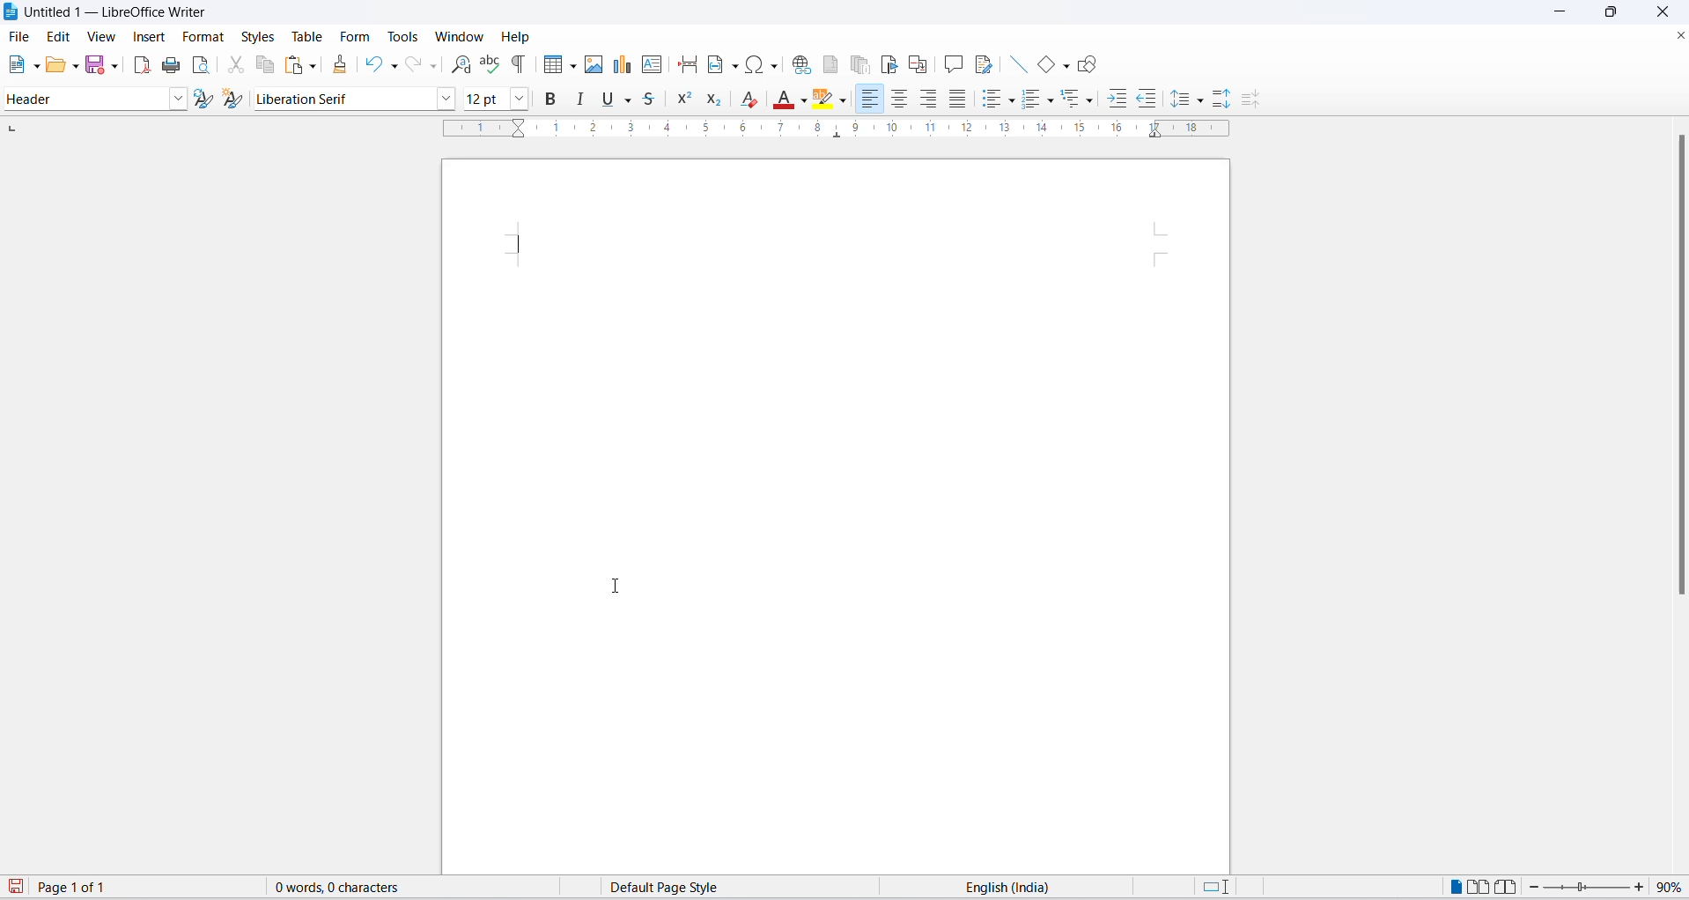 Image resolution: width=1689 pixels, height=900 pixels. I want to click on line, so click(1012, 63).